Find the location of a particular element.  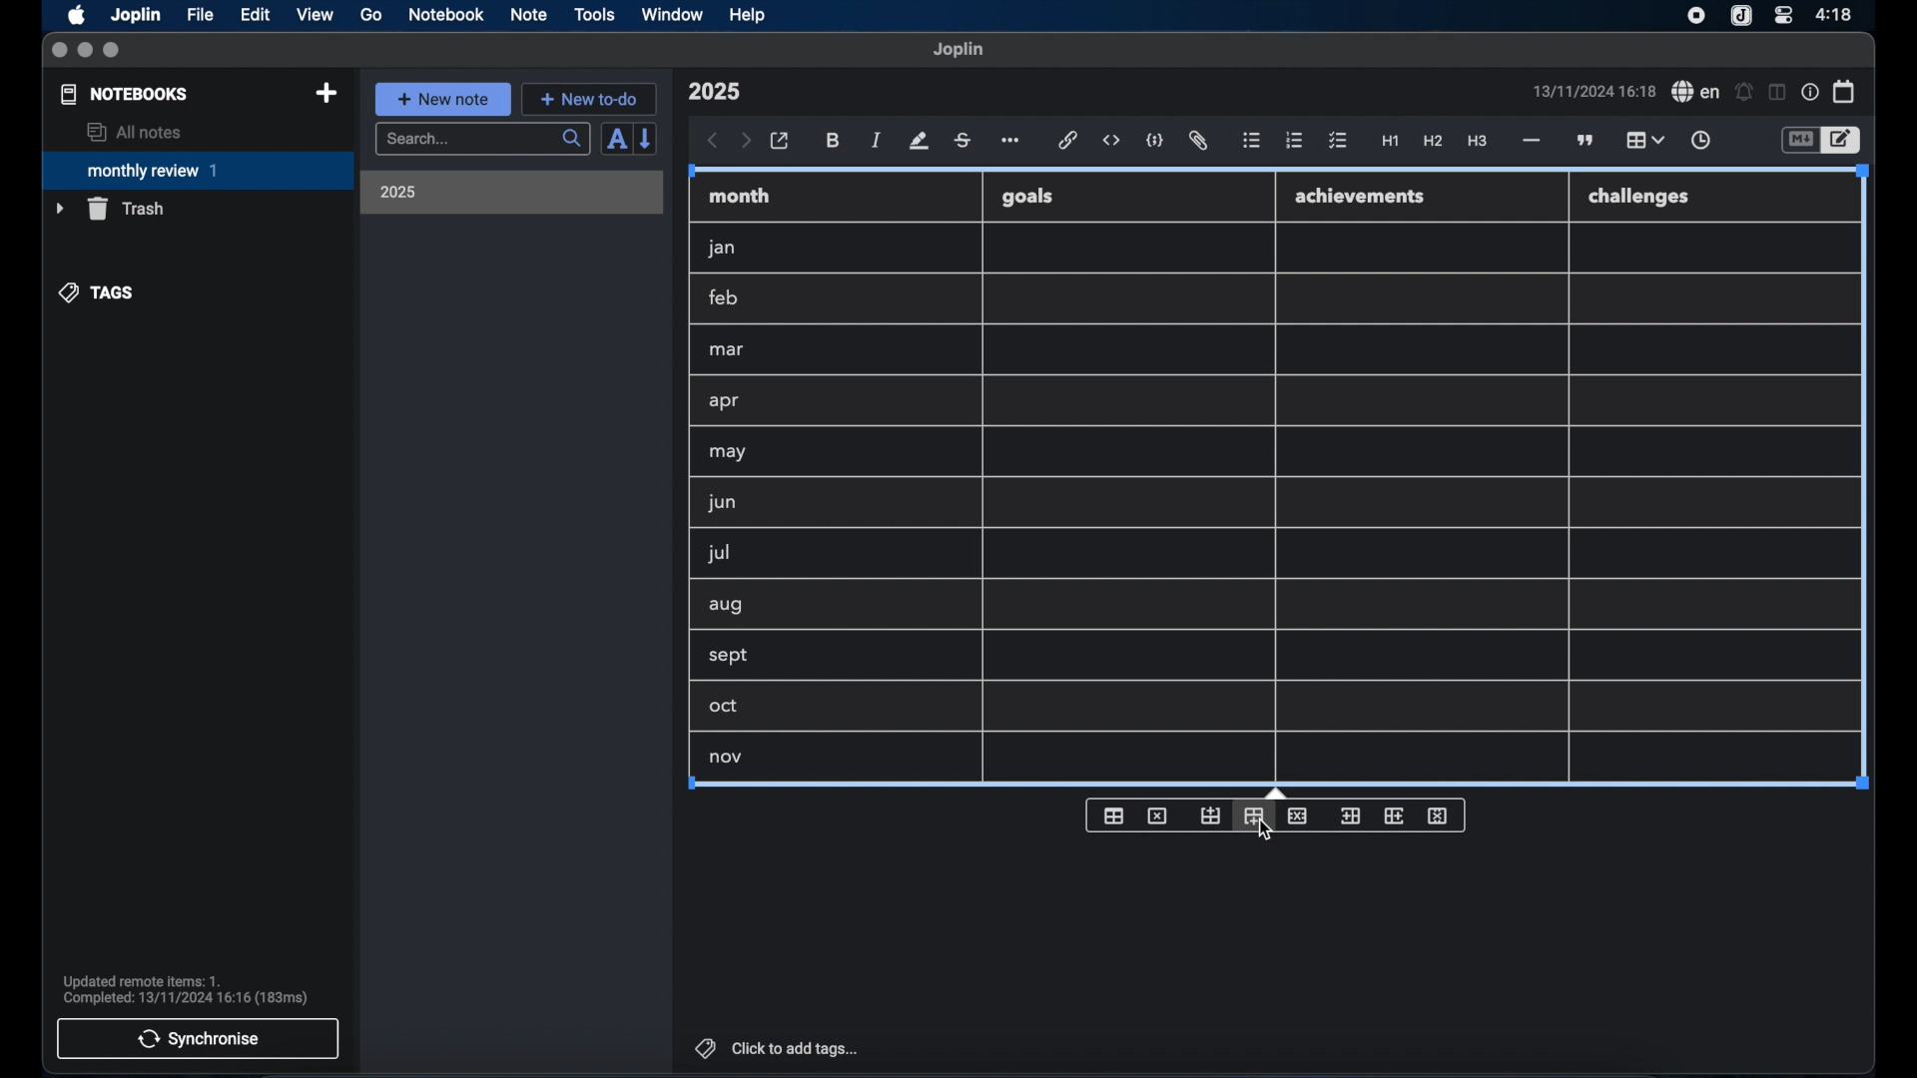

minimize is located at coordinates (85, 51).